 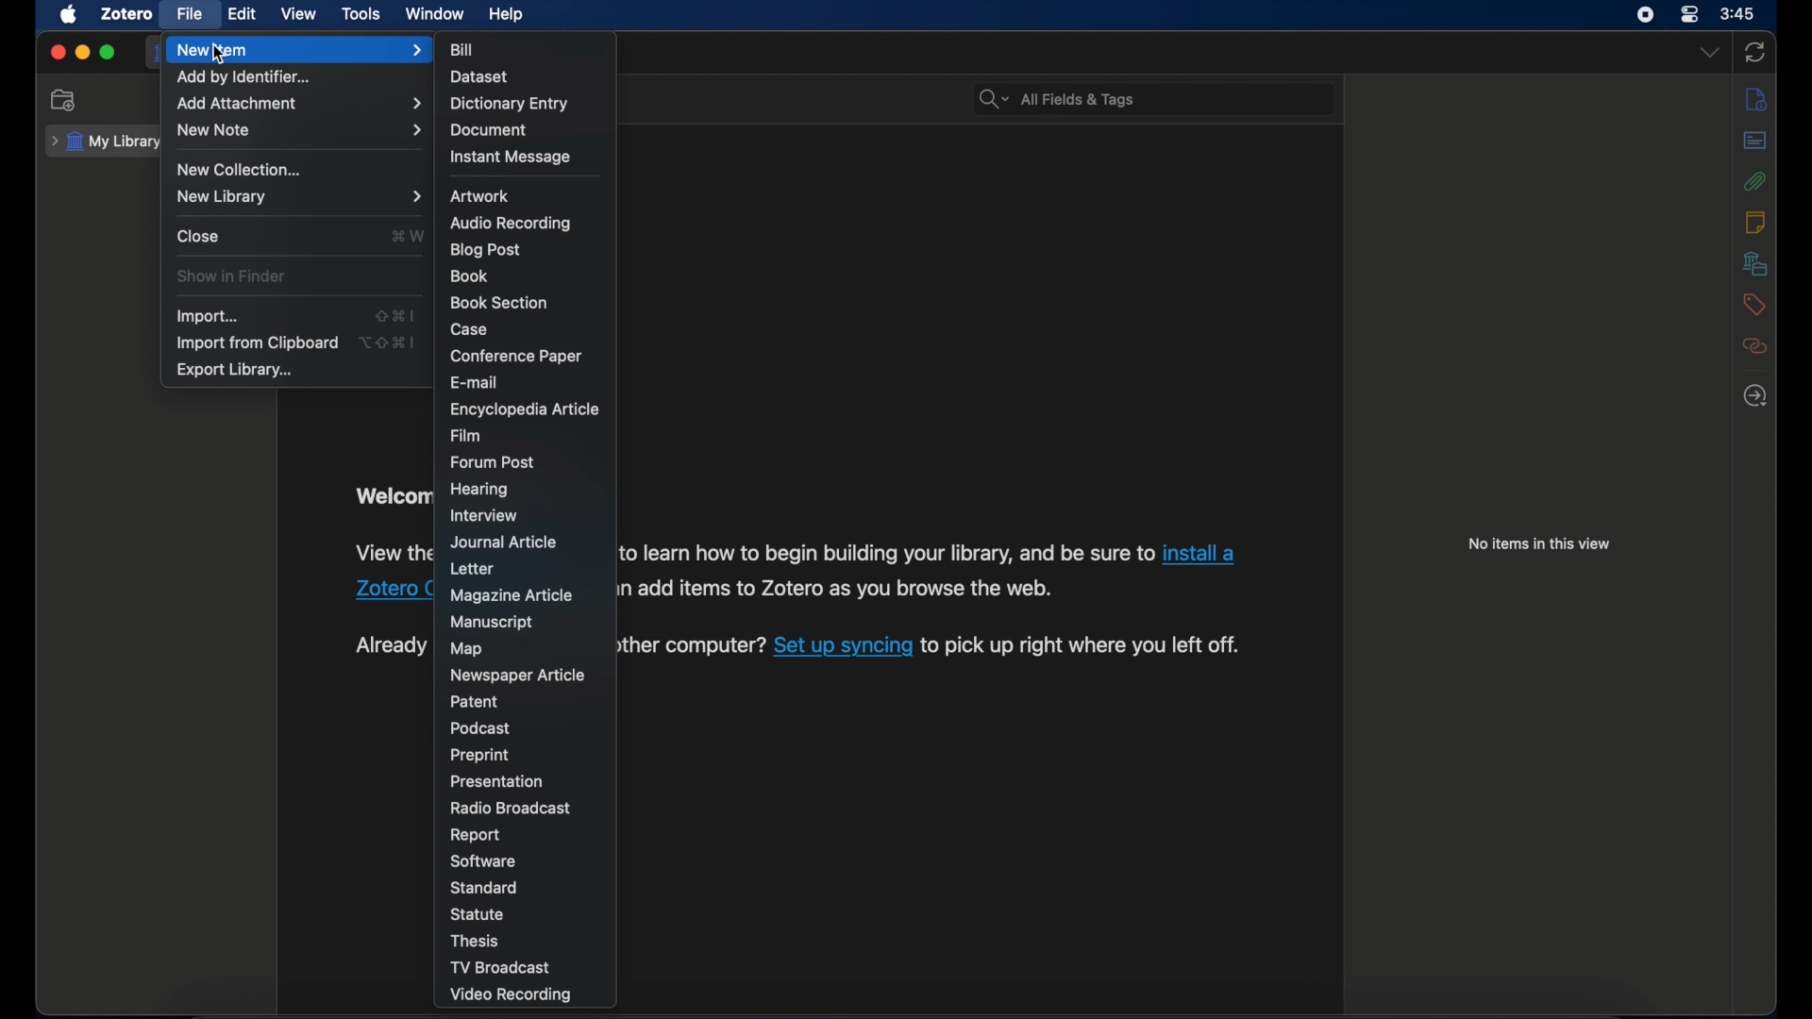 What do you see at coordinates (478, 939) in the screenshot?
I see `thesis` at bounding box center [478, 939].